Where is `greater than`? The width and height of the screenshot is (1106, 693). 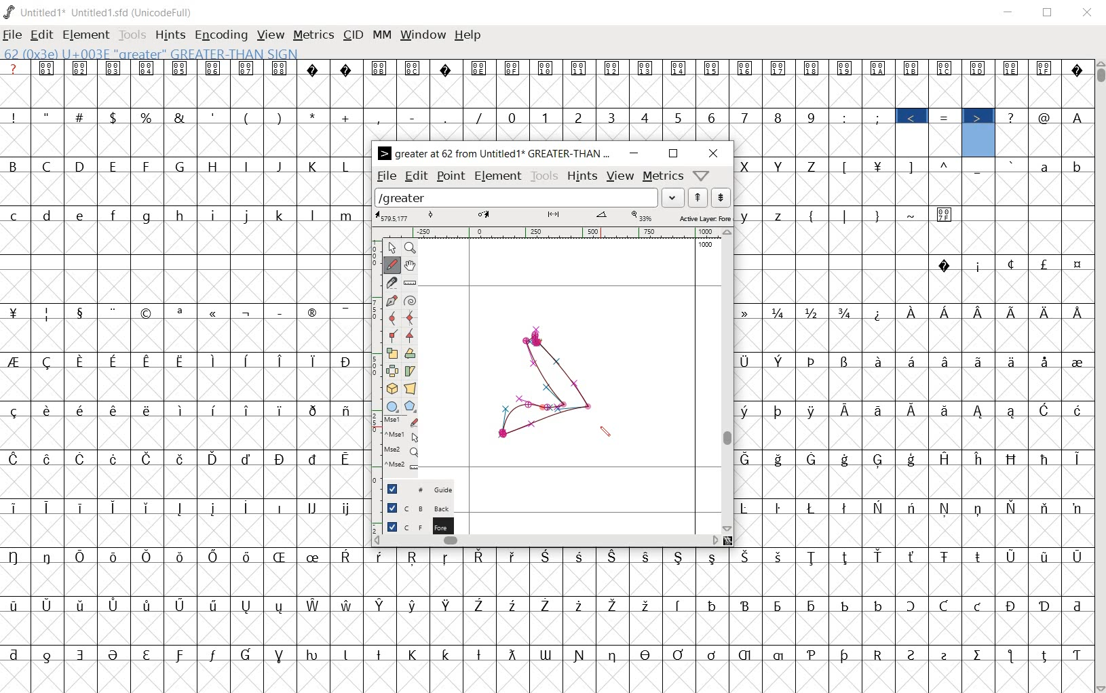 greater than is located at coordinates (978, 132).